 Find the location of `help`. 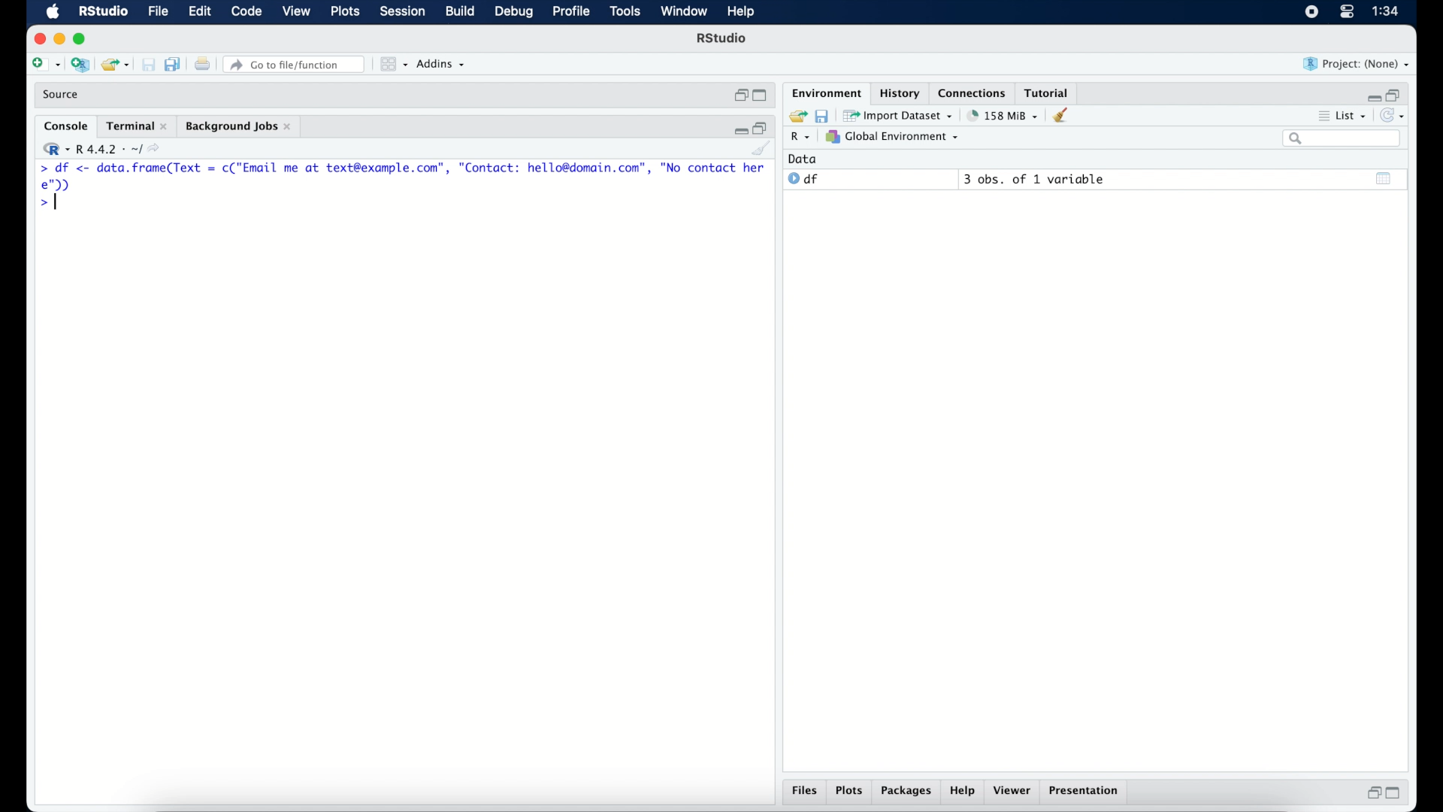

help is located at coordinates (964, 792).